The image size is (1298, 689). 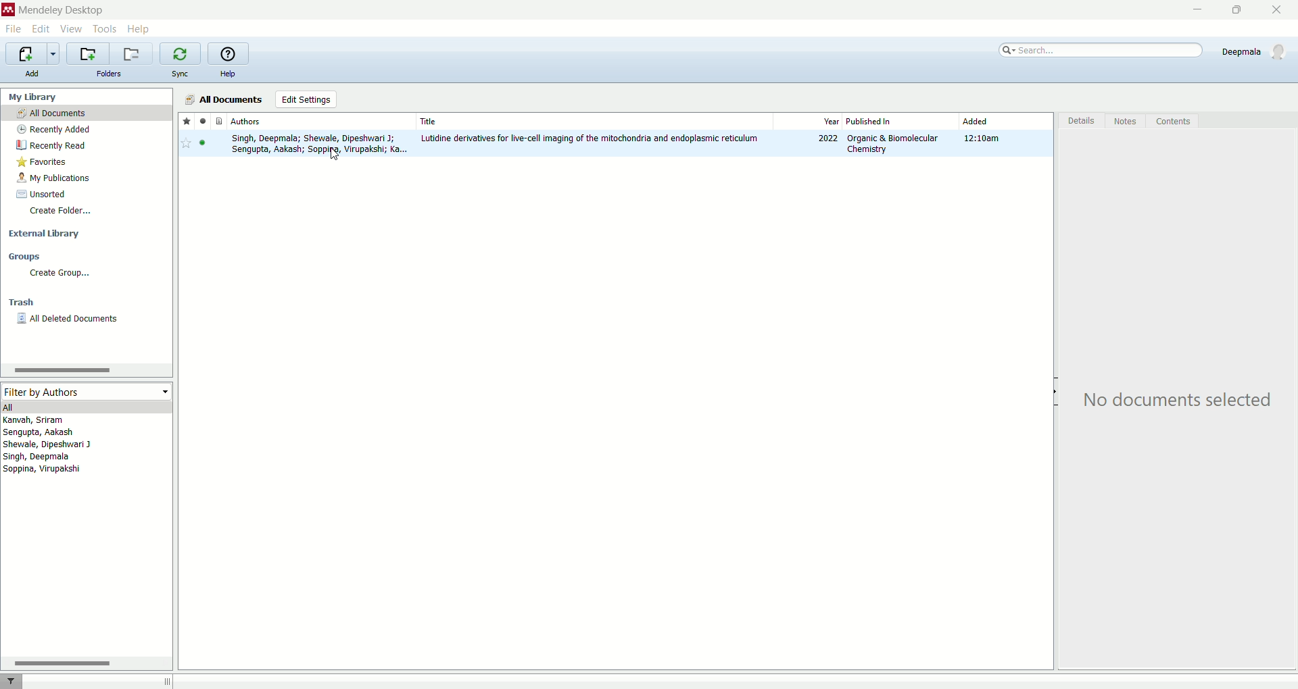 What do you see at coordinates (83, 160) in the screenshot?
I see `favorites` at bounding box center [83, 160].